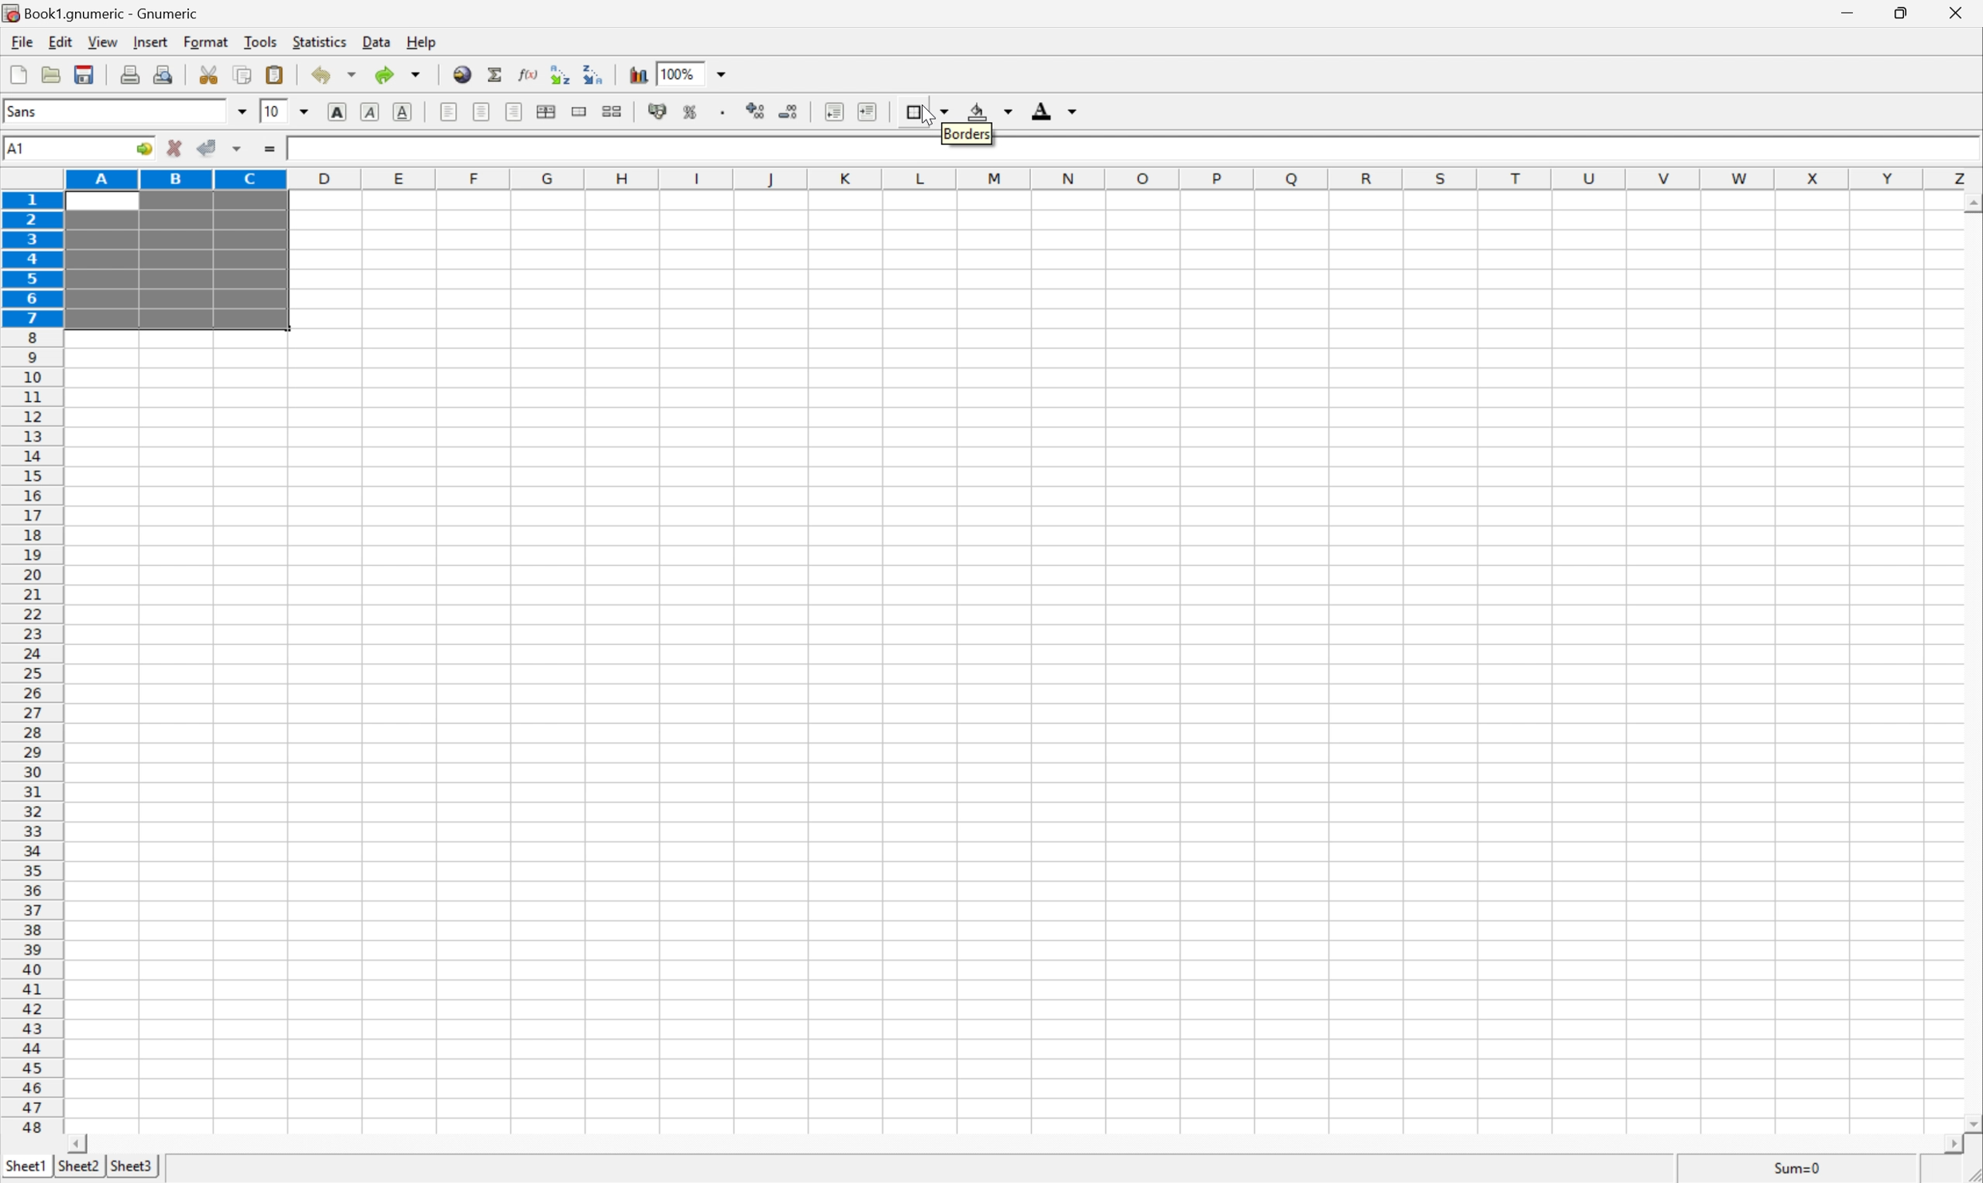 The image size is (1983, 1183). What do you see at coordinates (101, 13) in the screenshot?
I see `book1.gnumeric - Gnumeric` at bounding box center [101, 13].